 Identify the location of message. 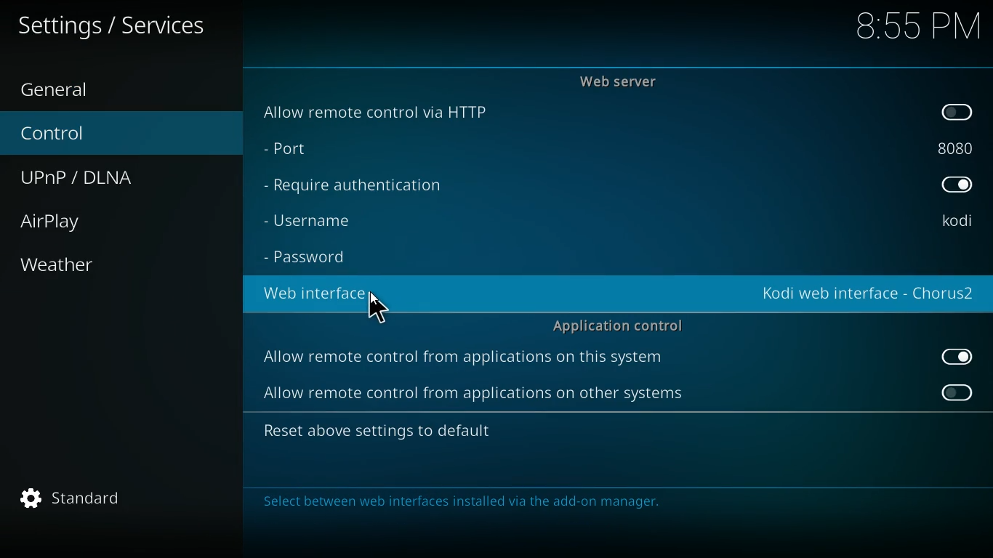
(612, 504).